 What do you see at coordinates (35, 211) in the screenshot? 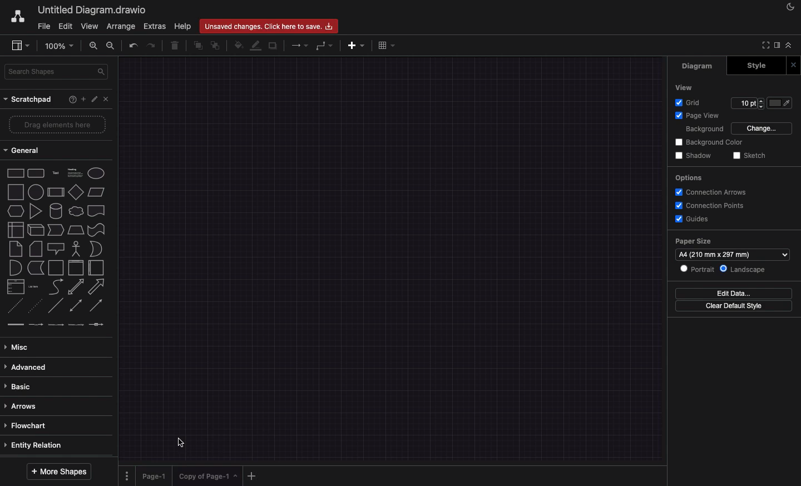
I see `triangle` at bounding box center [35, 211].